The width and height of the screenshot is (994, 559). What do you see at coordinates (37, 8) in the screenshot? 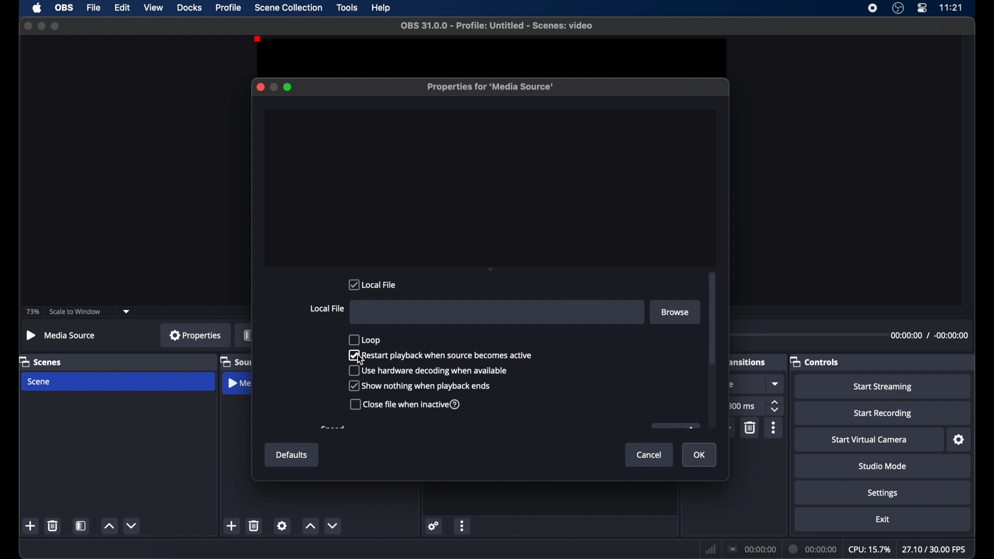
I see `apple icon` at bounding box center [37, 8].